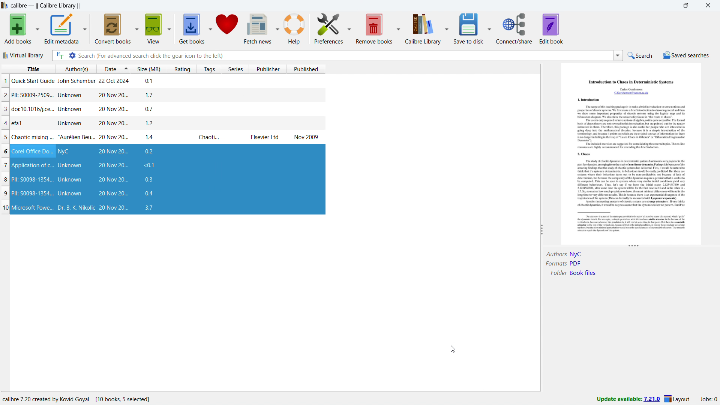 This screenshot has width=720, height=405. Describe the element at coordinates (707, 5) in the screenshot. I see `close` at that location.